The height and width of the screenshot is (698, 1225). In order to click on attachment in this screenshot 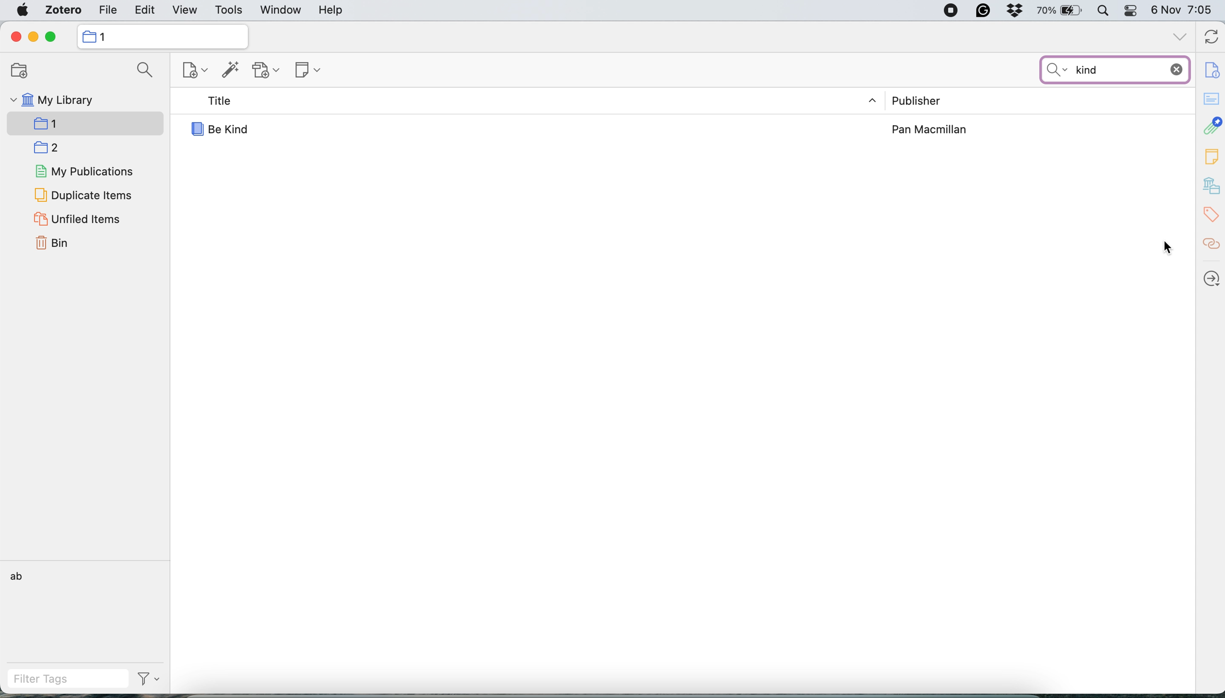, I will do `click(1211, 127)`.